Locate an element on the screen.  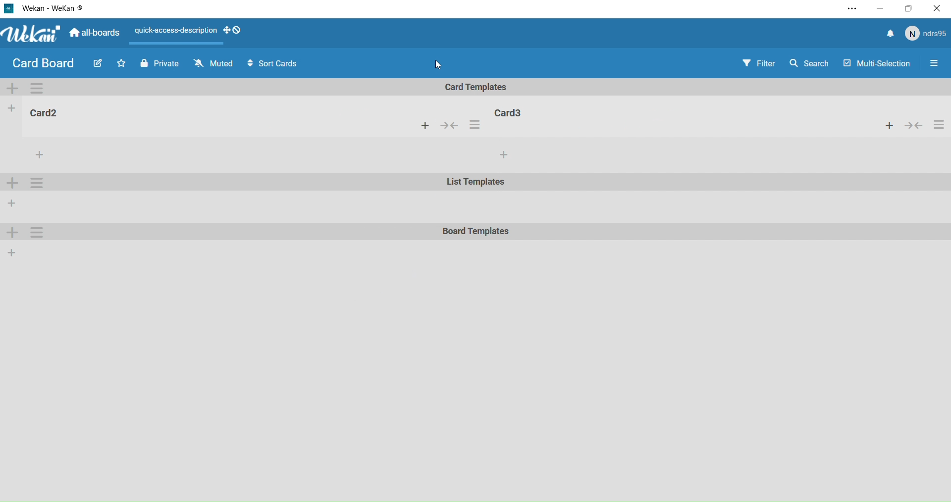
collapse is located at coordinates (915, 125).